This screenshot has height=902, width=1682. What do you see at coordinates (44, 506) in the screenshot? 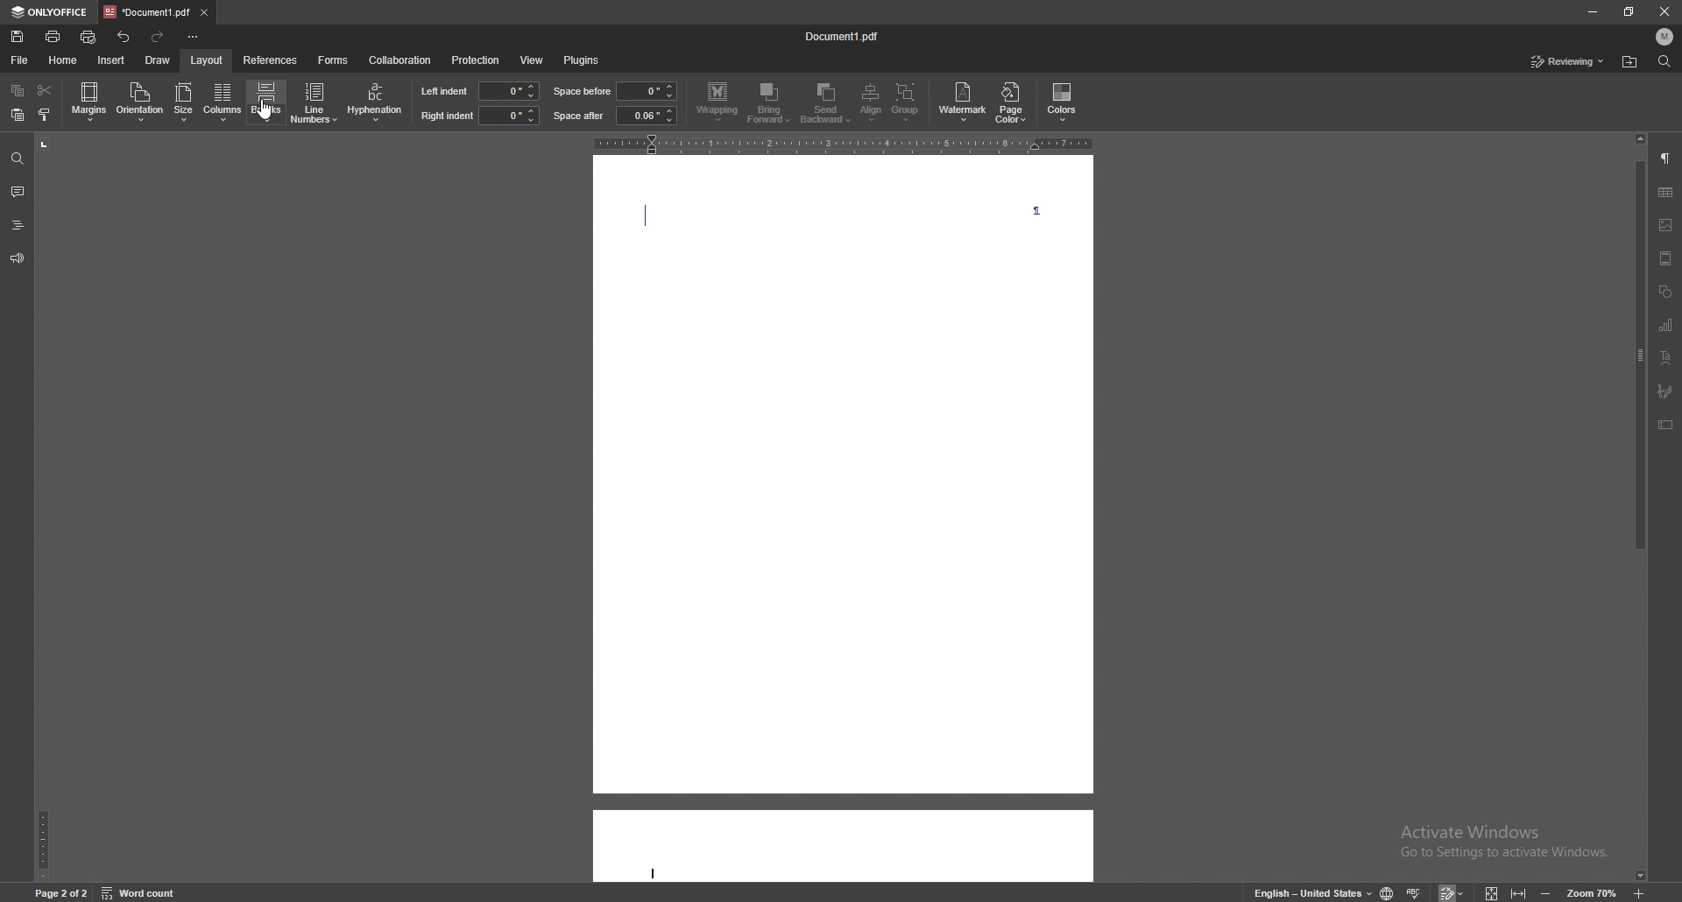
I see `vertical scale` at bounding box center [44, 506].